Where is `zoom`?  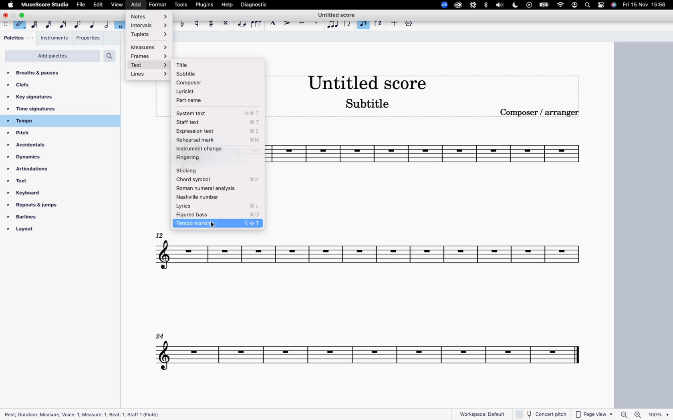 zoom is located at coordinates (442, 4).